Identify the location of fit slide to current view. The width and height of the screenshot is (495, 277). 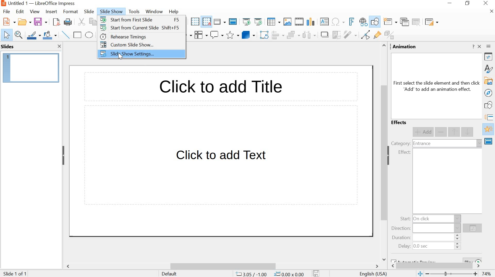
(420, 274).